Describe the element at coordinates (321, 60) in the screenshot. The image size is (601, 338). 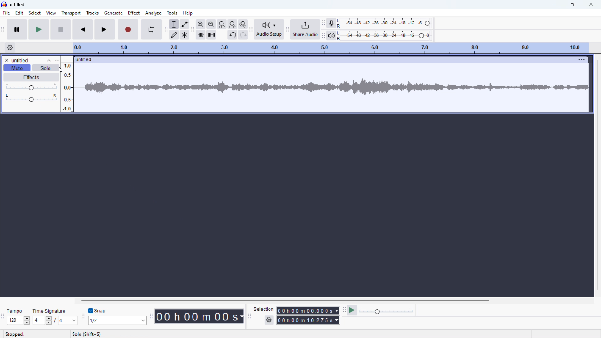
I see `click to move` at that location.